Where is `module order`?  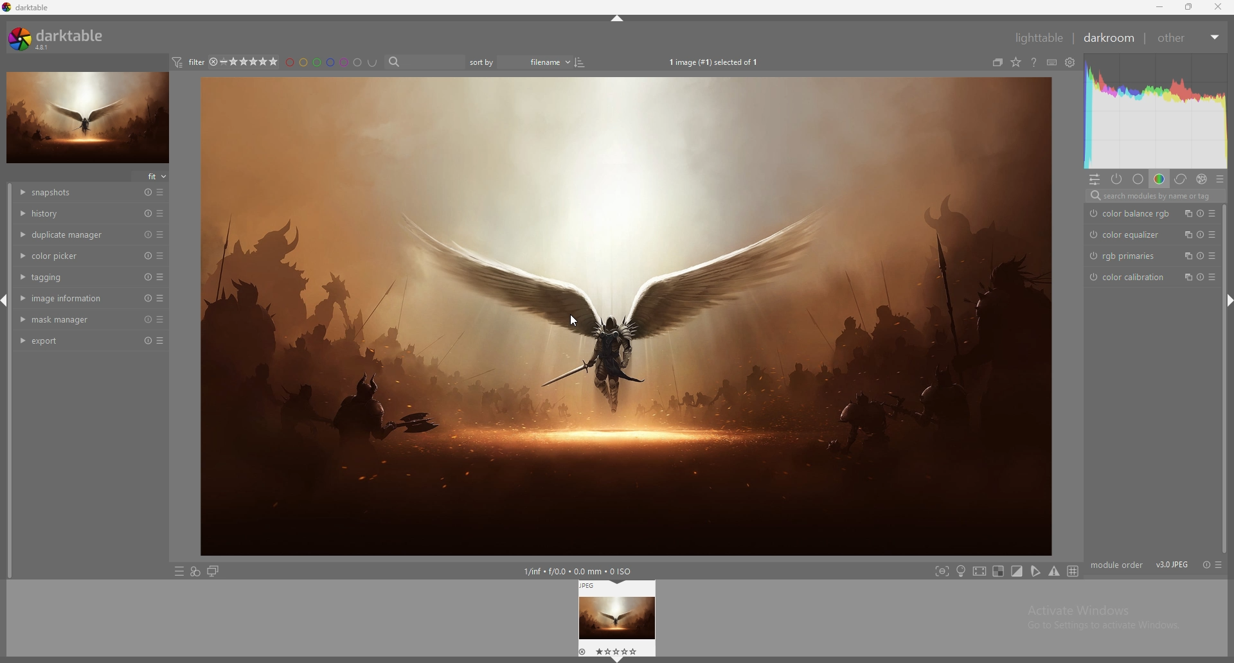
module order is located at coordinates (1118, 563).